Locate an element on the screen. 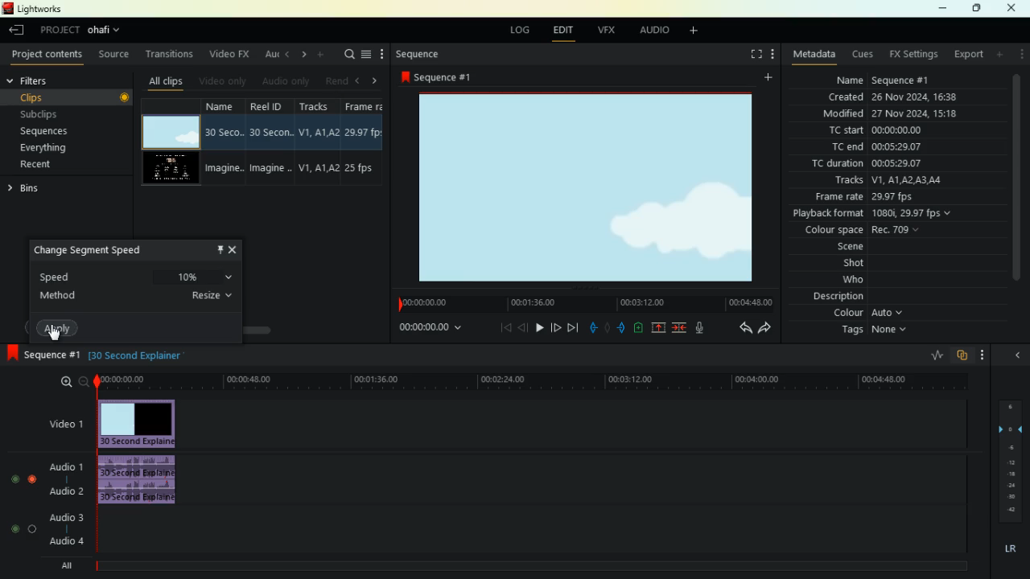 The image size is (1030, 579). video is located at coordinates (145, 423).